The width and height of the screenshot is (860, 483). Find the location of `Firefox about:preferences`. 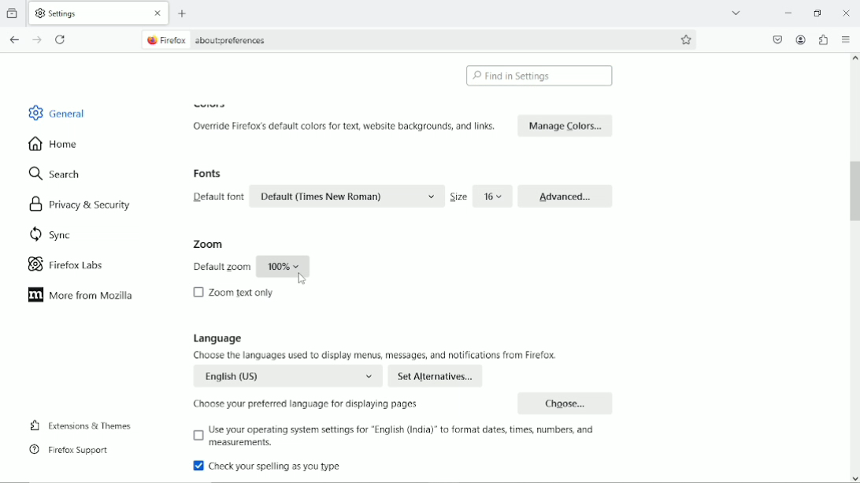

Firefox about:preferences is located at coordinates (219, 39).